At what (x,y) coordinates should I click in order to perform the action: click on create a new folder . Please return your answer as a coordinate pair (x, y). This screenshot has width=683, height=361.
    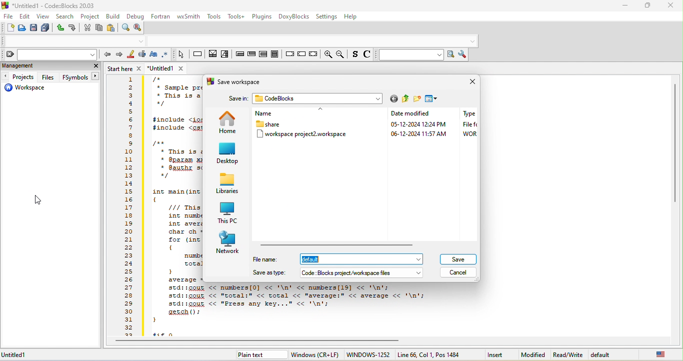
    Looking at the image, I should click on (417, 99).